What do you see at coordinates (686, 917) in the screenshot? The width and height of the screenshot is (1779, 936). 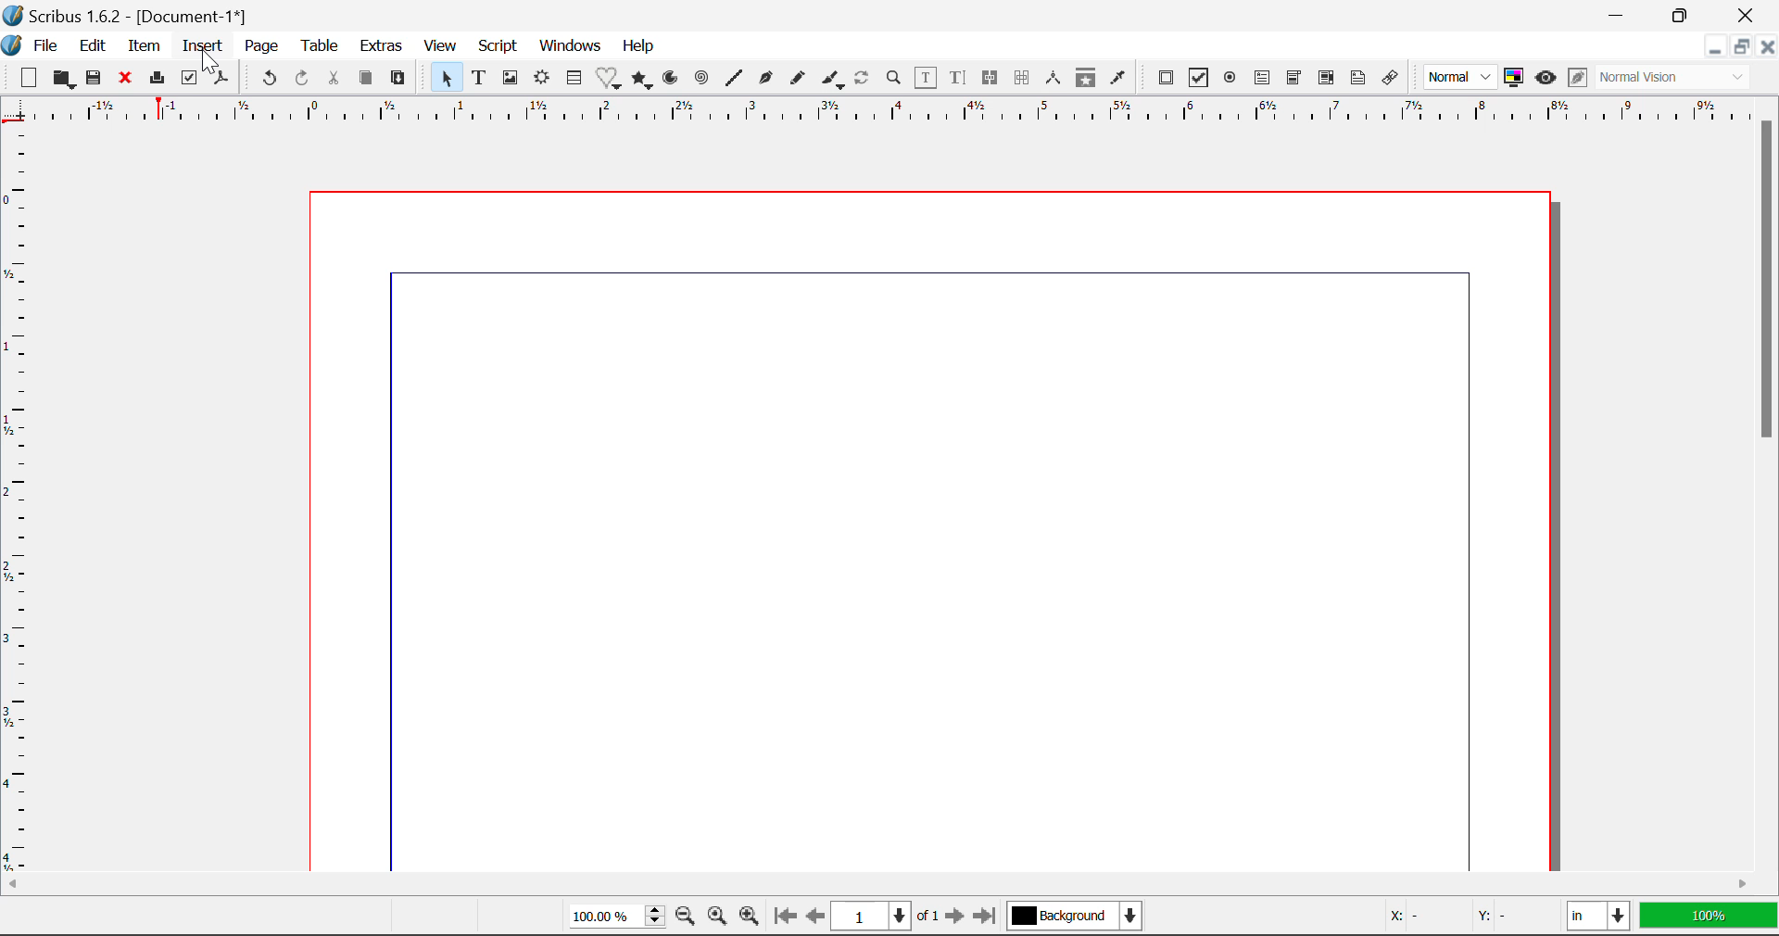 I see `Zoom Out` at bounding box center [686, 917].